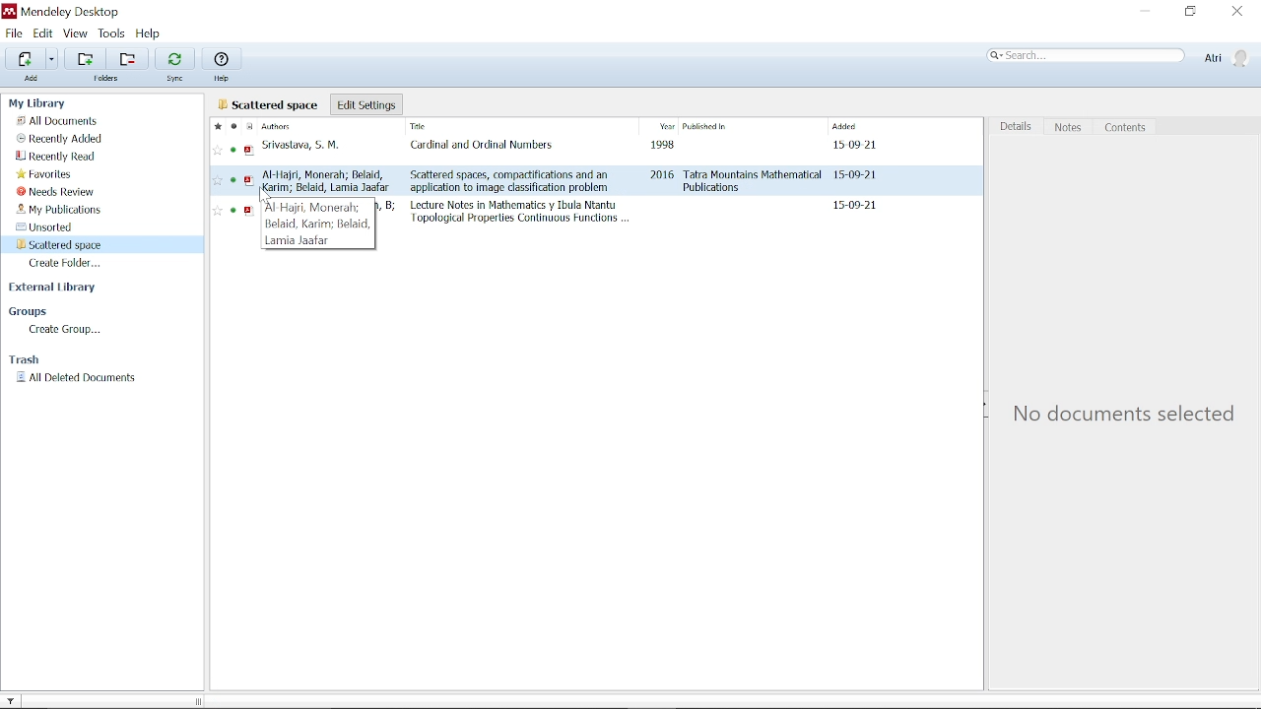 The image size is (1261, 709). What do you see at coordinates (59, 120) in the screenshot?
I see `All documents` at bounding box center [59, 120].